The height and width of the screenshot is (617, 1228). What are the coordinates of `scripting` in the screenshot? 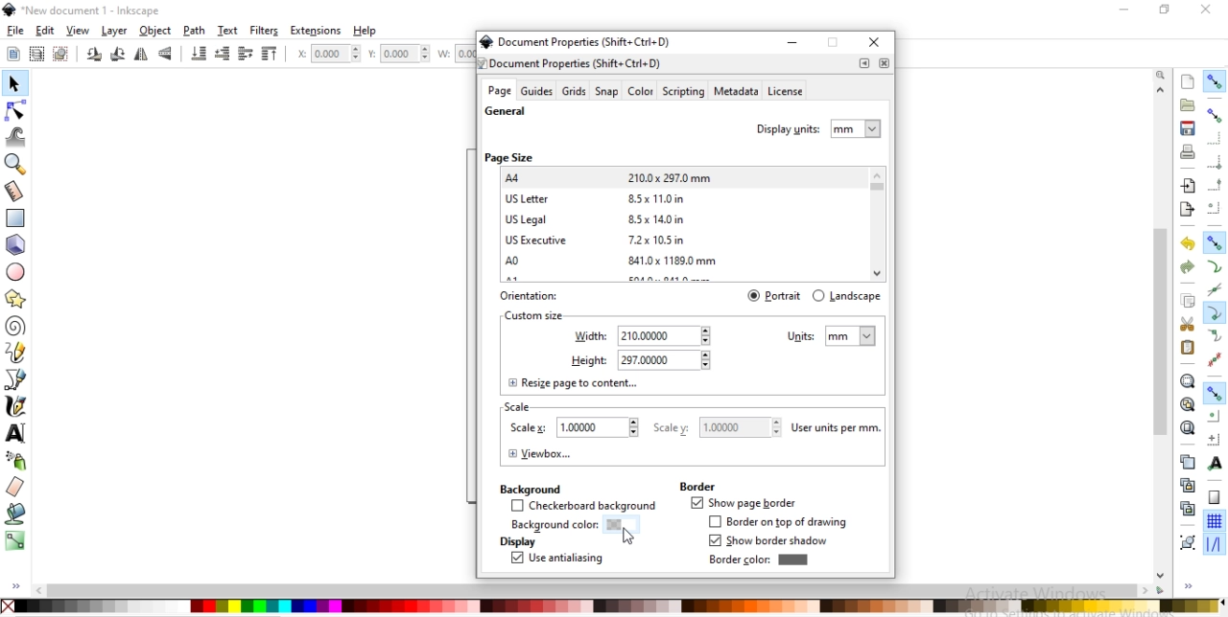 It's located at (682, 92).